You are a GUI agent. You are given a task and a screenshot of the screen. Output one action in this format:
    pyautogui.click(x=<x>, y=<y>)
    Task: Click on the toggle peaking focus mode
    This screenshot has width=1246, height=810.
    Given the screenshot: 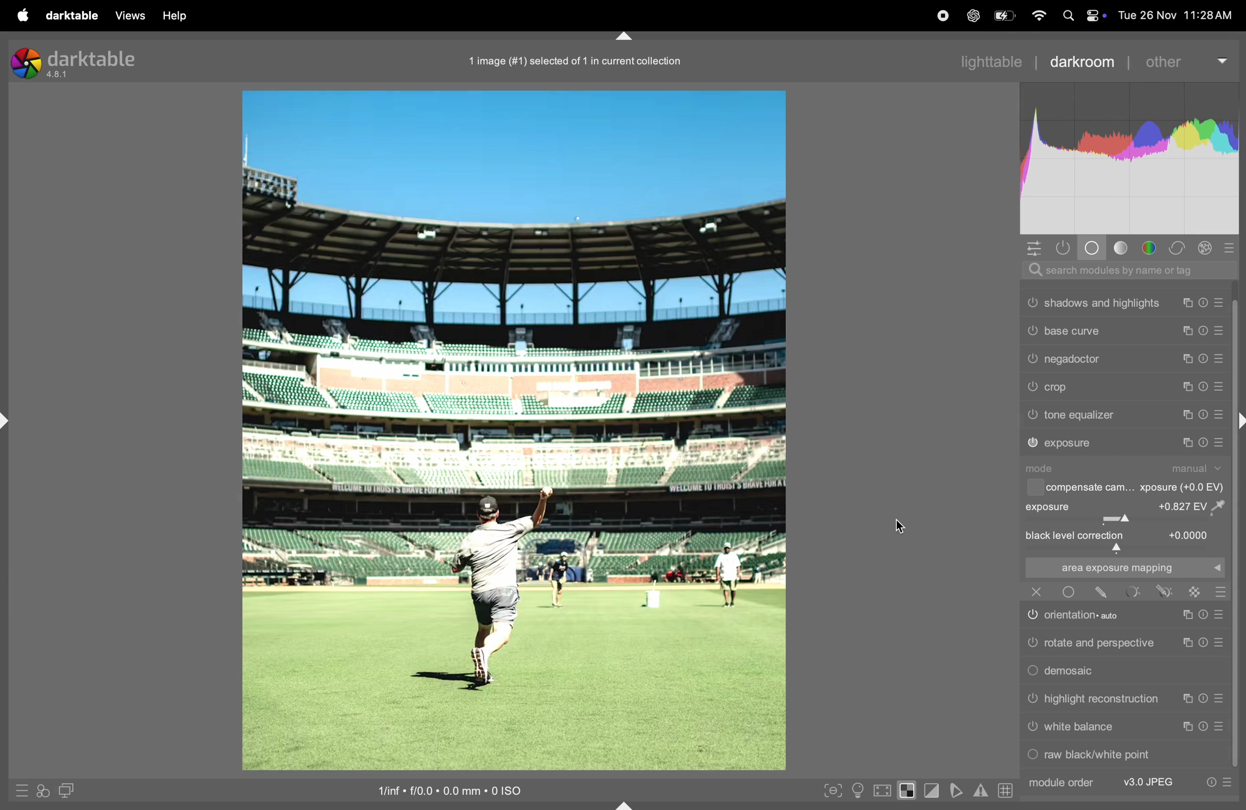 What is the action you would take?
    pyautogui.click(x=830, y=789)
    